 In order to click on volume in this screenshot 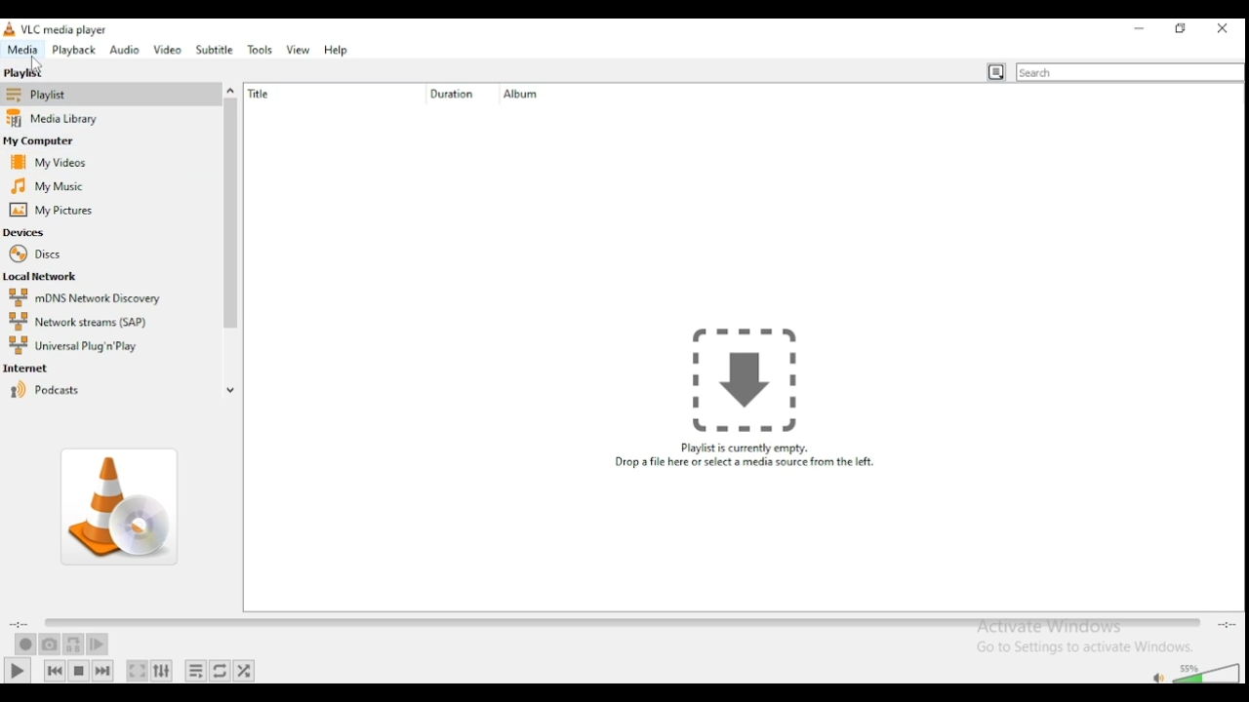, I will do `click(1208, 674)`.